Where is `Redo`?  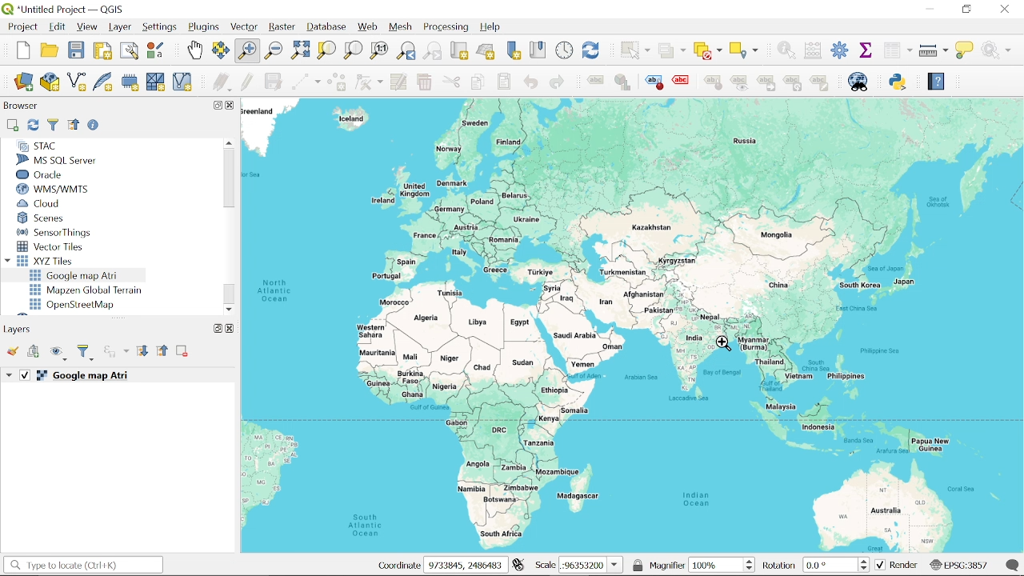
Redo is located at coordinates (556, 83).